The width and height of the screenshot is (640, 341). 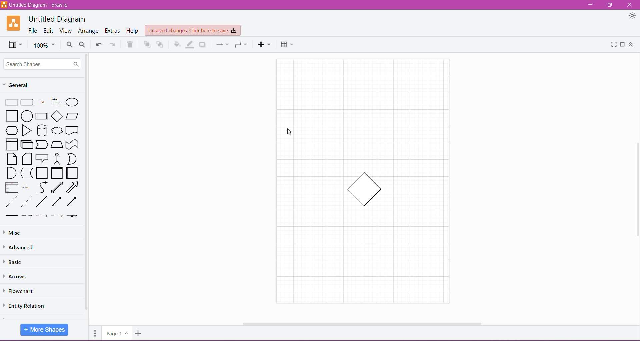 I want to click on Appearance, so click(x=632, y=16).